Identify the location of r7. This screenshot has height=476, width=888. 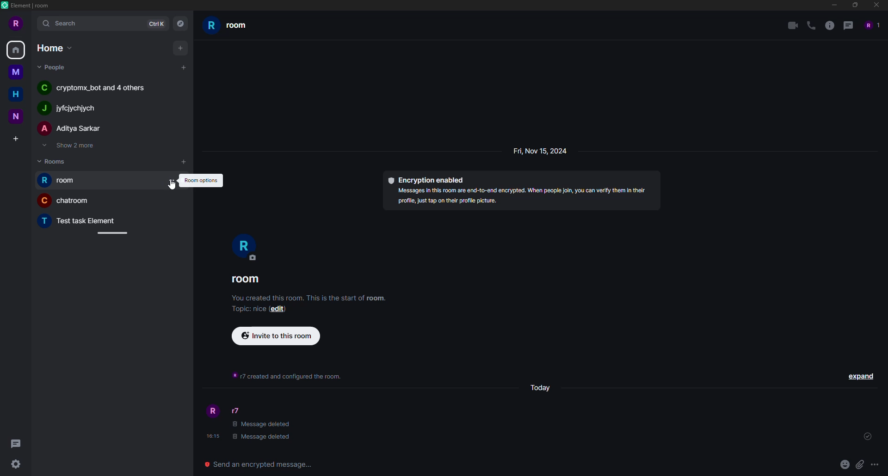
(235, 410).